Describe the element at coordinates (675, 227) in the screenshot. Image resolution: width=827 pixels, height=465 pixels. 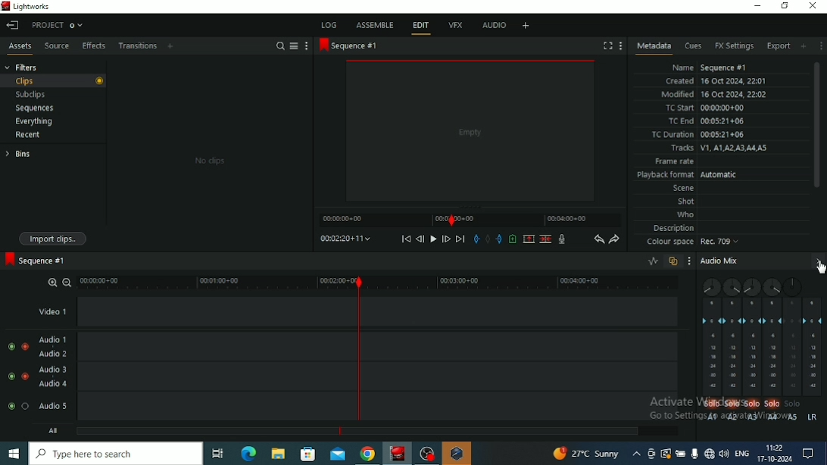
I see `Description` at that location.